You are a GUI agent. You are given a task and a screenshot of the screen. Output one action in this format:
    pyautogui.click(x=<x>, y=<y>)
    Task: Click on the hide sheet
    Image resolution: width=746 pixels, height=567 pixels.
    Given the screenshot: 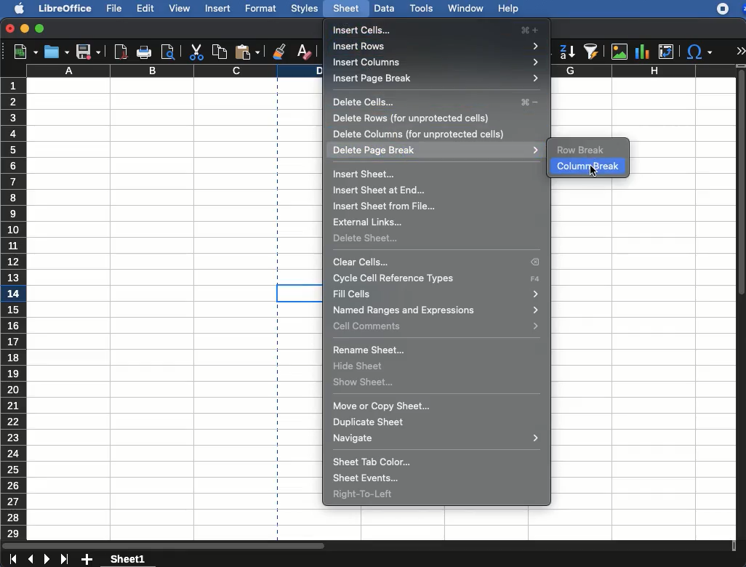 What is the action you would take?
    pyautogui.click(x=361, y=366)
    